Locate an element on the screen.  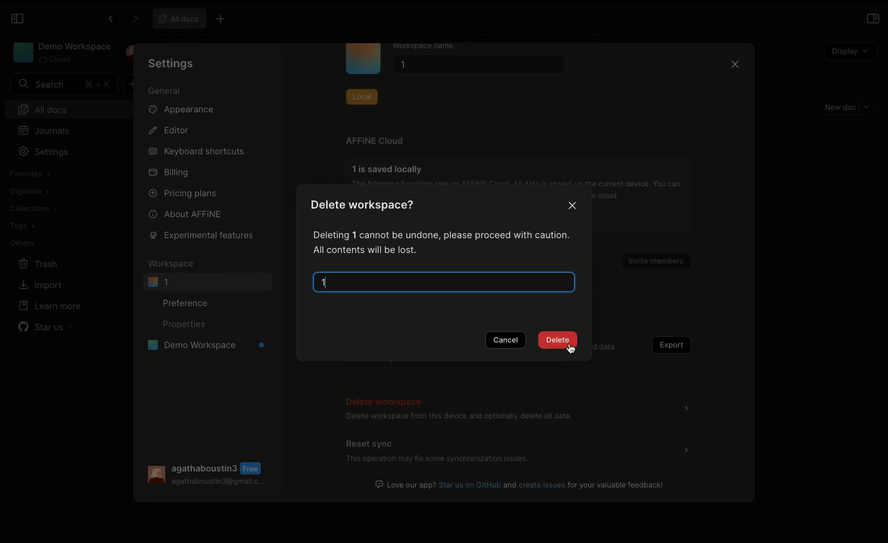
Organize is located at coordinates (31, 191).